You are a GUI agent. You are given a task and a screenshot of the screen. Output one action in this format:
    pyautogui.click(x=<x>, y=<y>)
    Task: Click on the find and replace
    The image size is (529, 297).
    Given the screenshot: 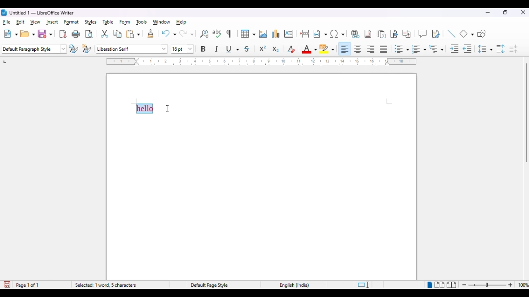 What is the action you would take?
    pyautogui.click(x=205, y=34)
    